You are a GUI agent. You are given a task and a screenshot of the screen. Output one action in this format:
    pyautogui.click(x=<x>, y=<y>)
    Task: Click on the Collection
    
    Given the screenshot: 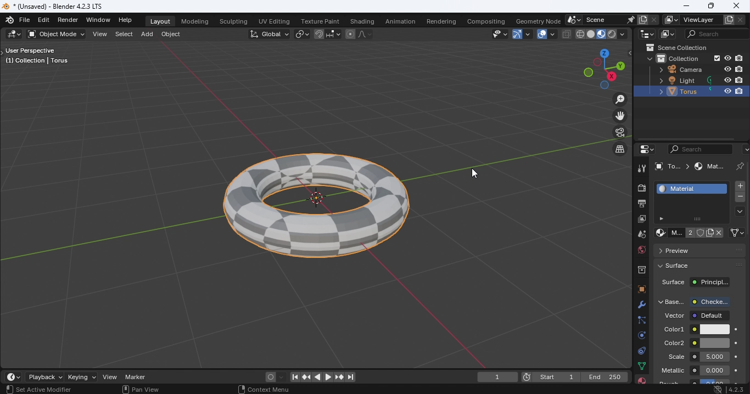 What is the action you would take?
    pyautogui.click(x=641, y=270)
    